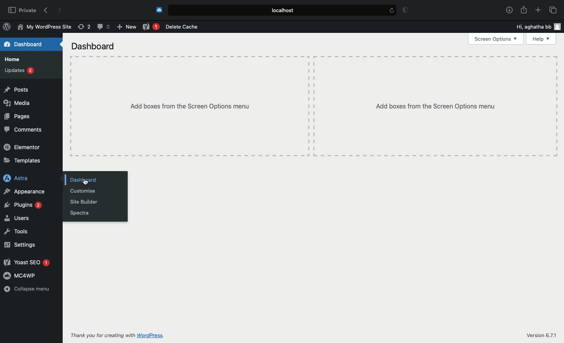  Describe the element at coordinates (85, 181) in the screenshot. I see `cursor` at that location.